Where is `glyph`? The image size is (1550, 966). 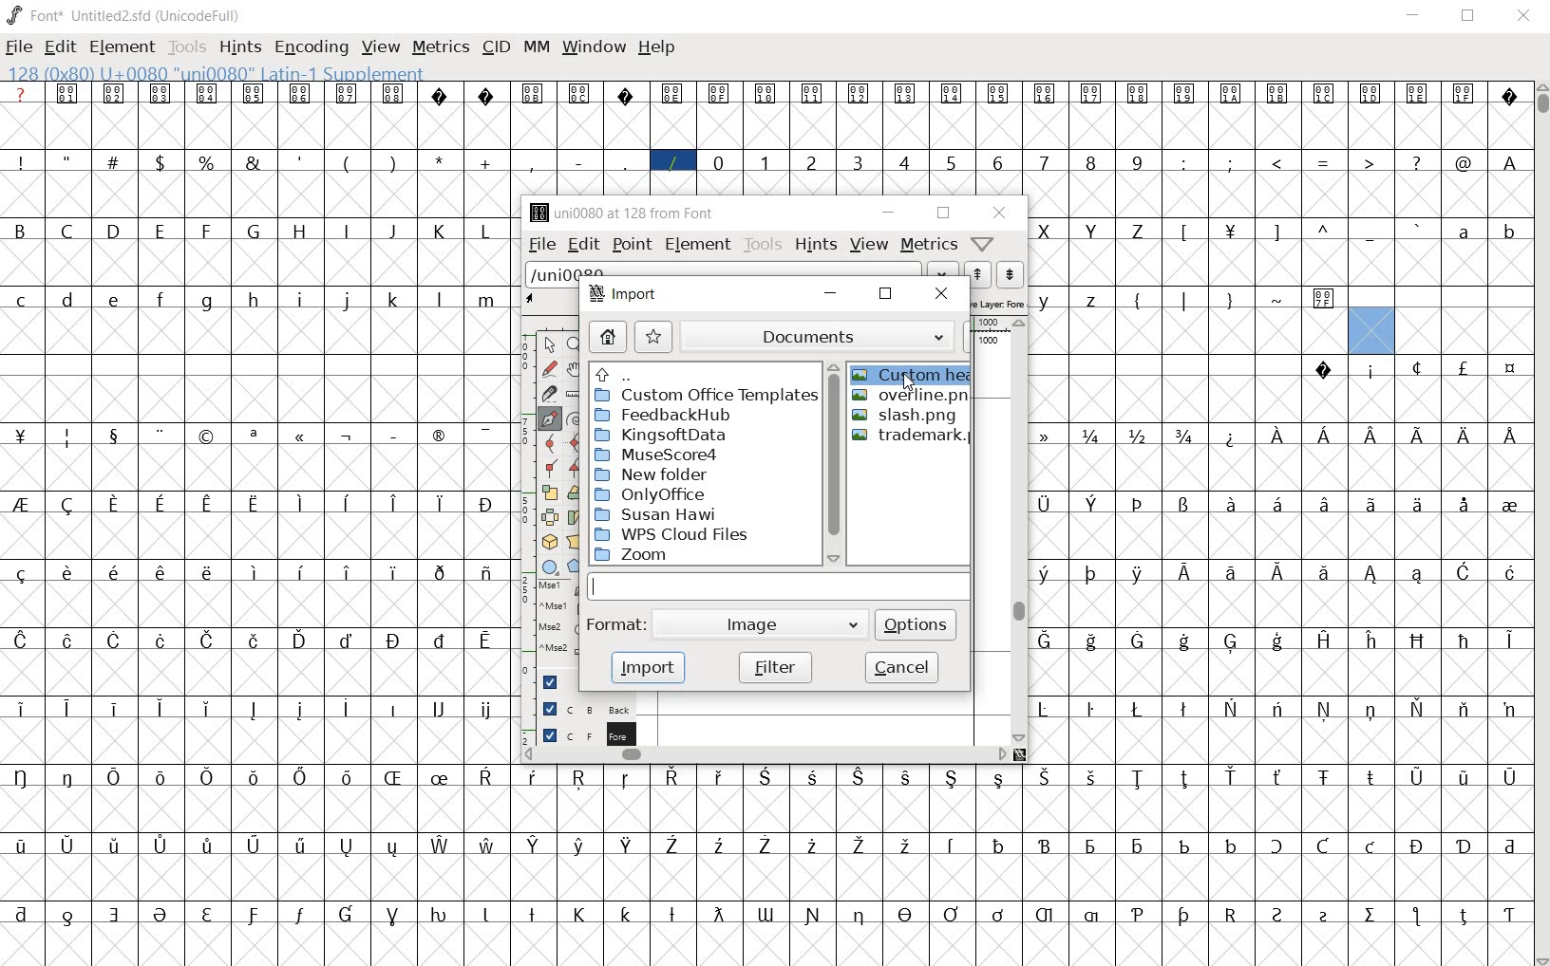
glyph is located at coordinates (1138, 162).